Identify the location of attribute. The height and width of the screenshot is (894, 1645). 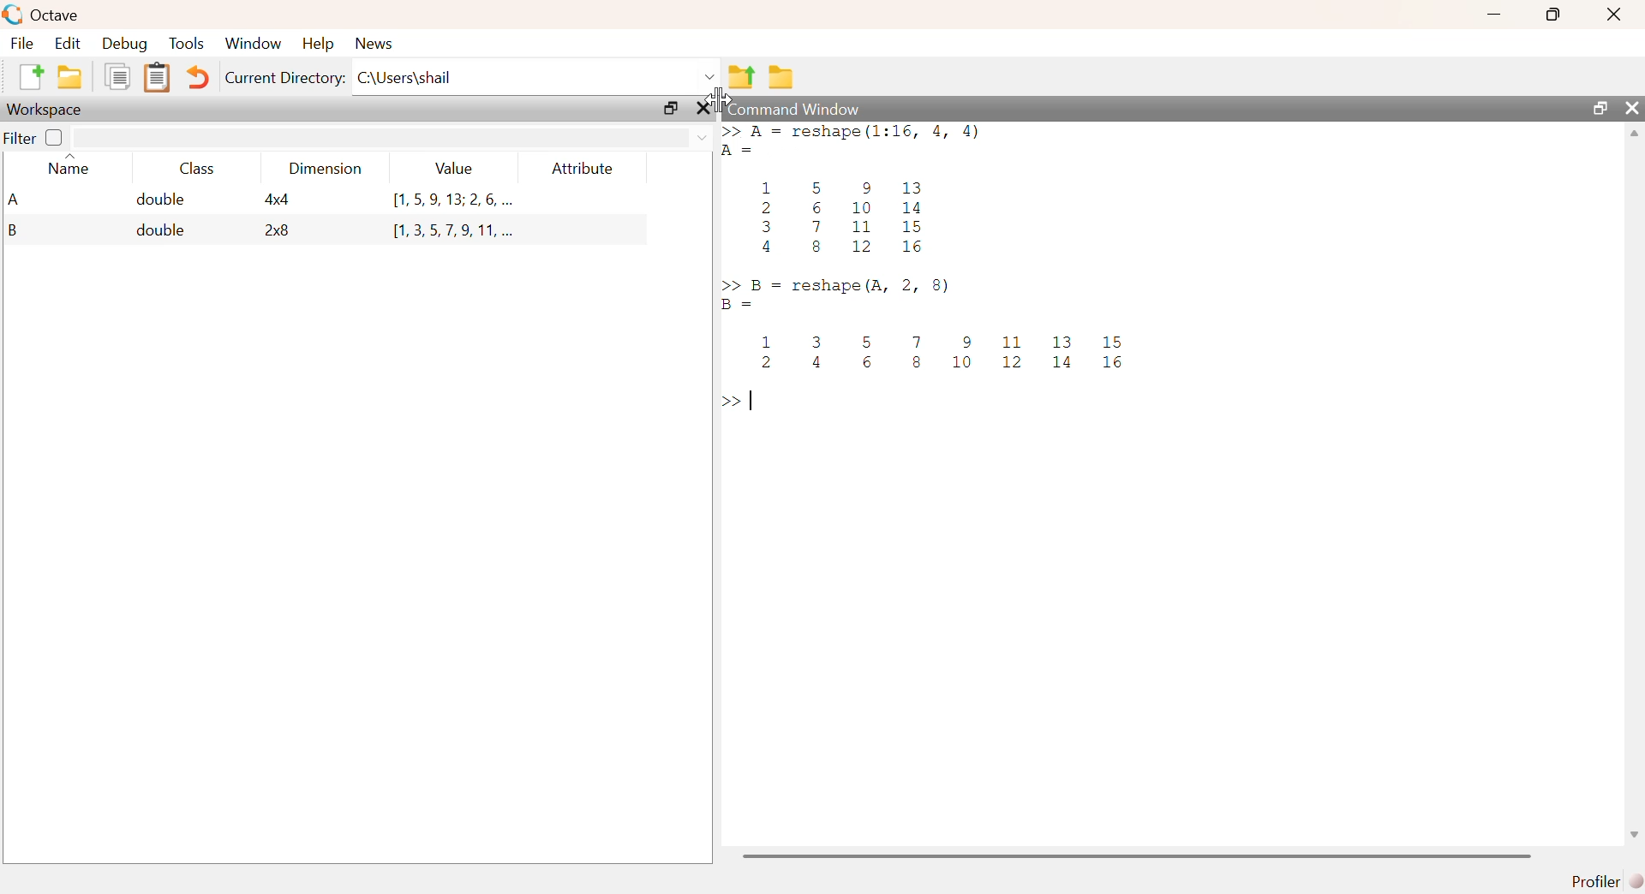
(588, 170).